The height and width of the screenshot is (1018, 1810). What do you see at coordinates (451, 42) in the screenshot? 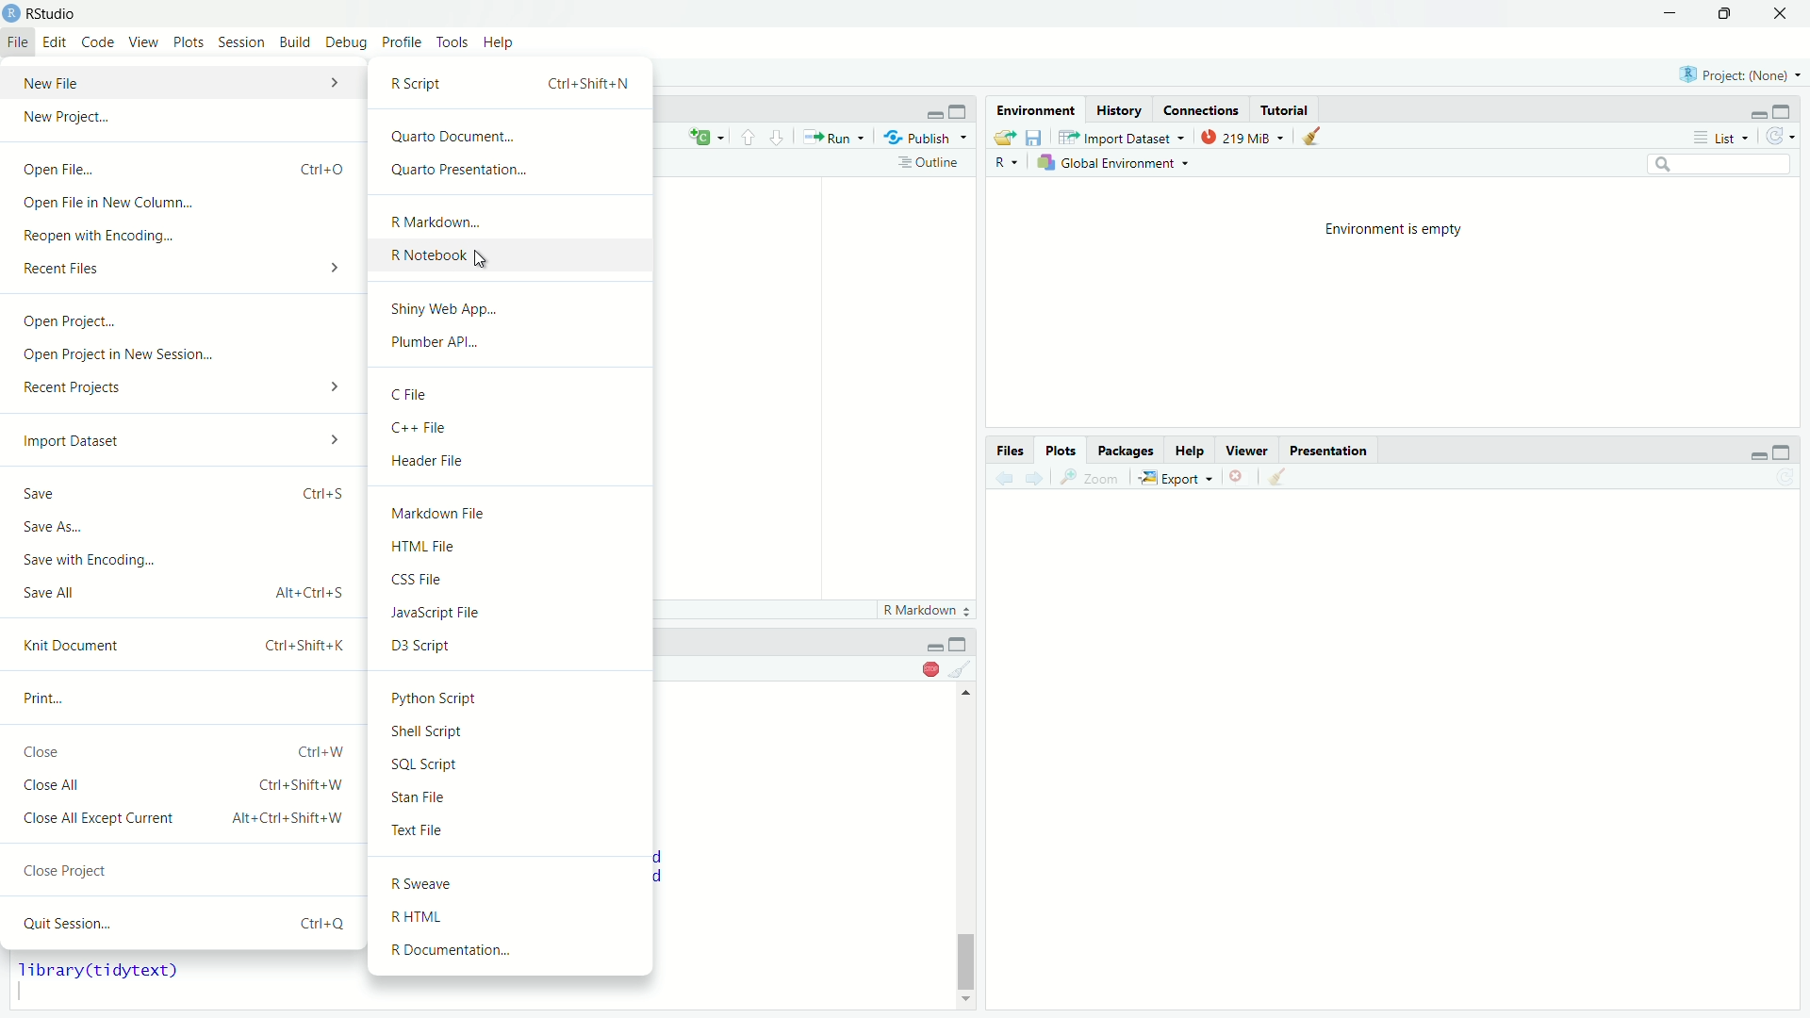
I see `Tools` at bounding box center [451, 42].